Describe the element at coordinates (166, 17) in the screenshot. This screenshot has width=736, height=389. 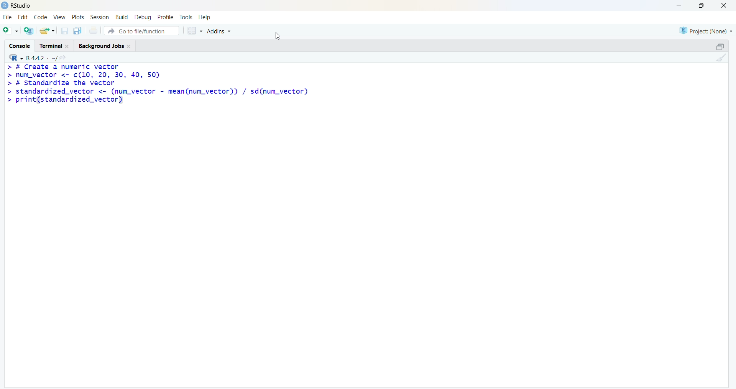
I see `profile` at that location.